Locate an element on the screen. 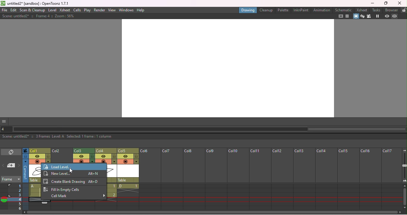  Zoom out is located at coordinates (404, 150).